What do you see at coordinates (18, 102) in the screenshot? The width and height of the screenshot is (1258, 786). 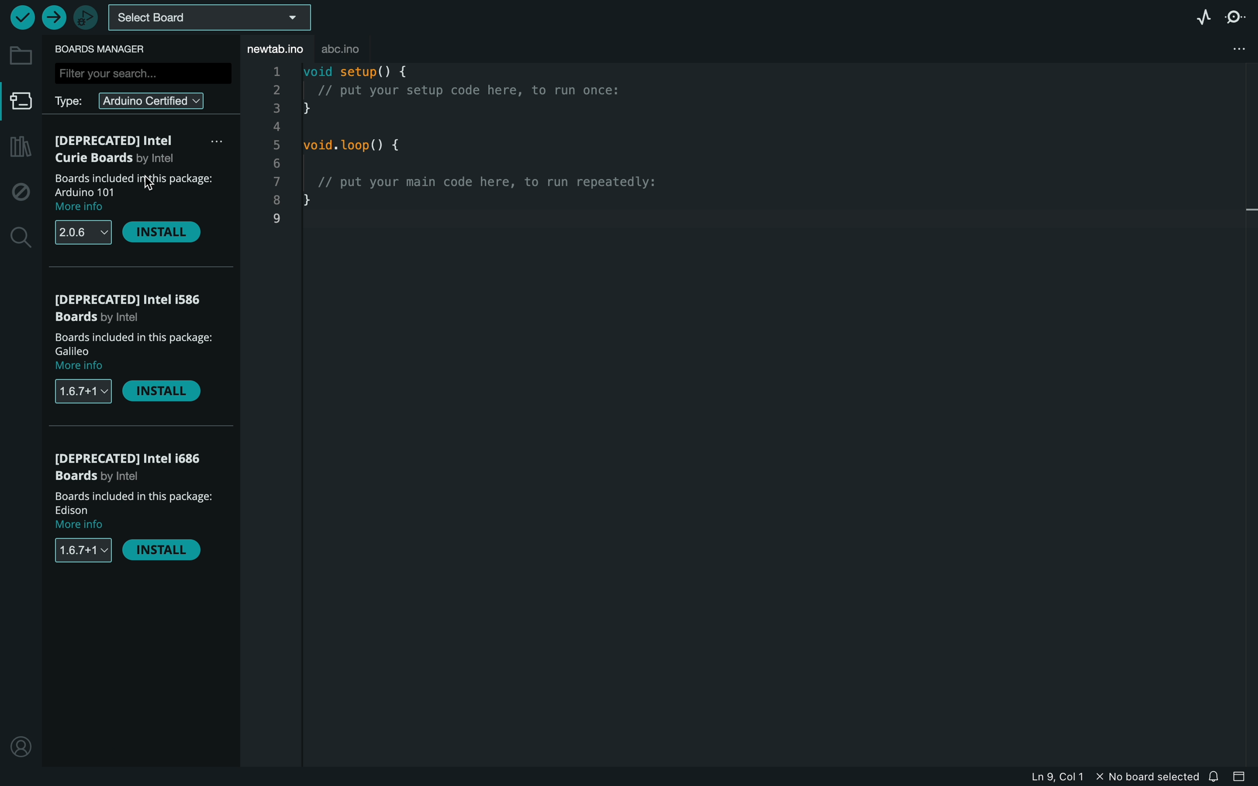 I see `board manager` at bounding box center [18, 102].